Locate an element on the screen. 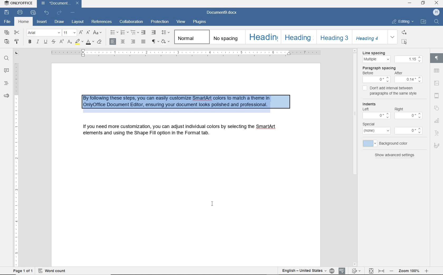  align center is located at coordinates (123, 41).